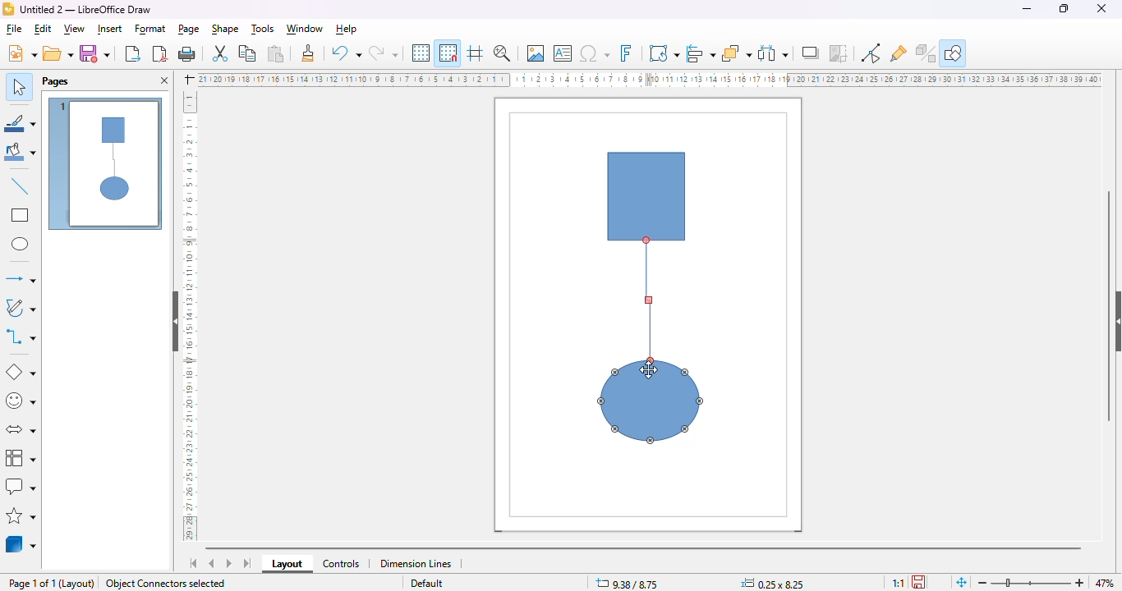  What do you see at coordinates (650, 79) in the screenshot?
I see `ruler` at bounding box center [650, 79].